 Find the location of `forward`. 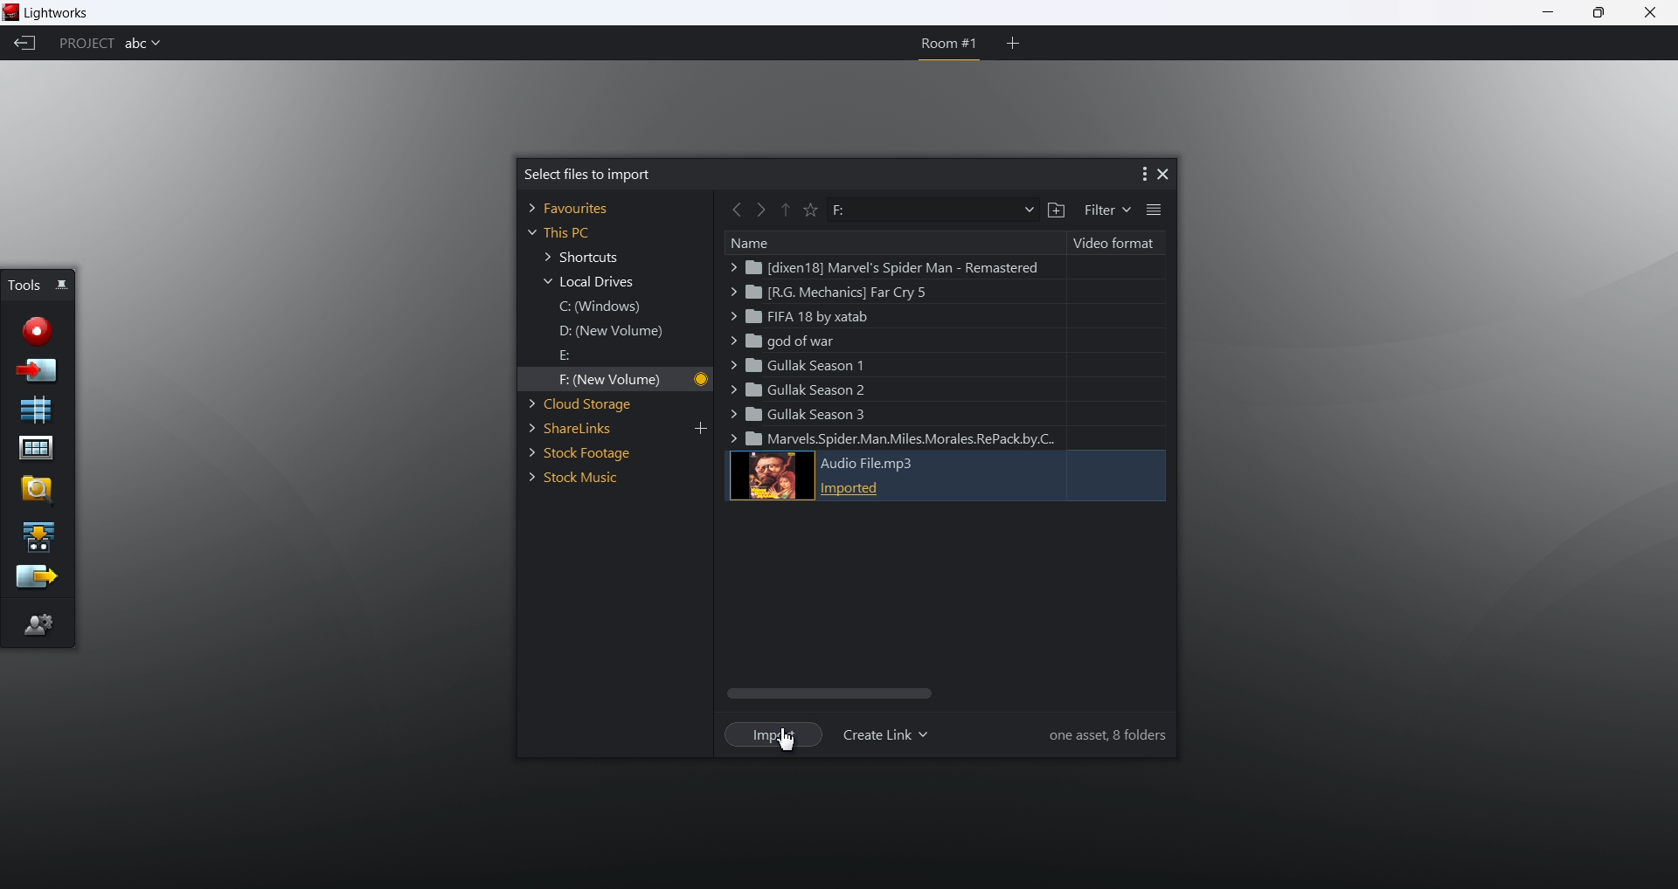

forward is located at coordinates (757, 209).